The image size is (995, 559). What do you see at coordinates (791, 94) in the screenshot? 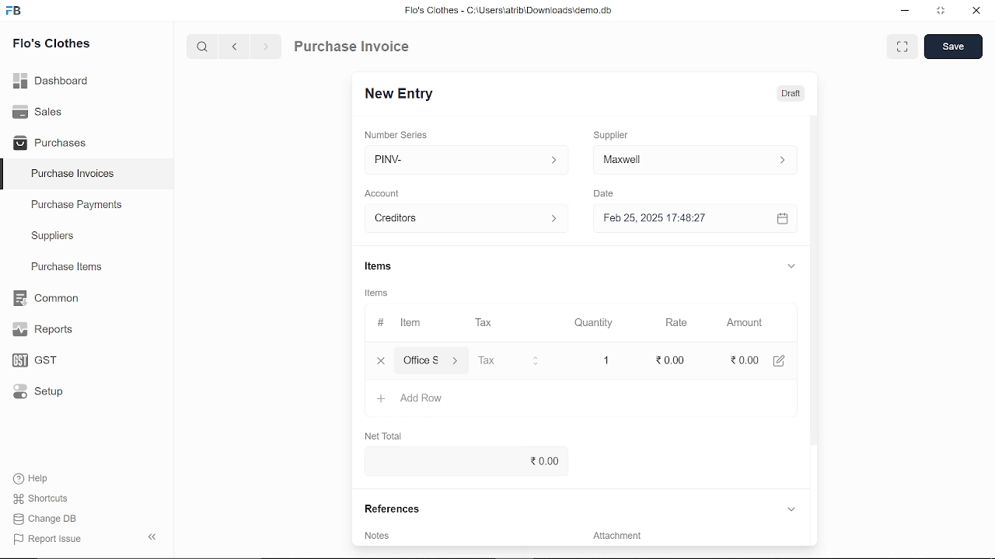
I see `Draft` at bounding box center [791, 94].